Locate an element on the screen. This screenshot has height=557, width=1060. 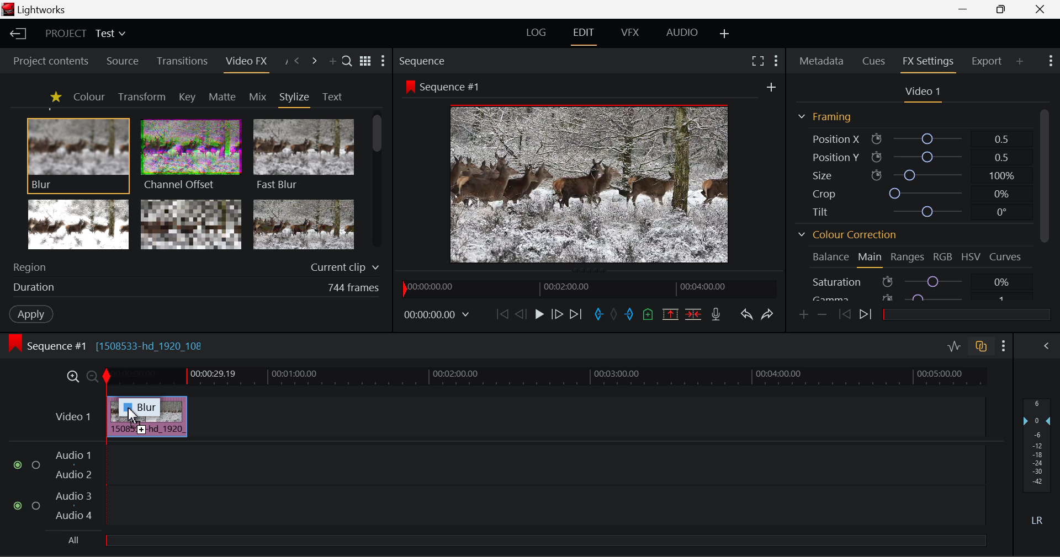
Sequence #1 Edit Timeline is located at coordinates (110, 345).